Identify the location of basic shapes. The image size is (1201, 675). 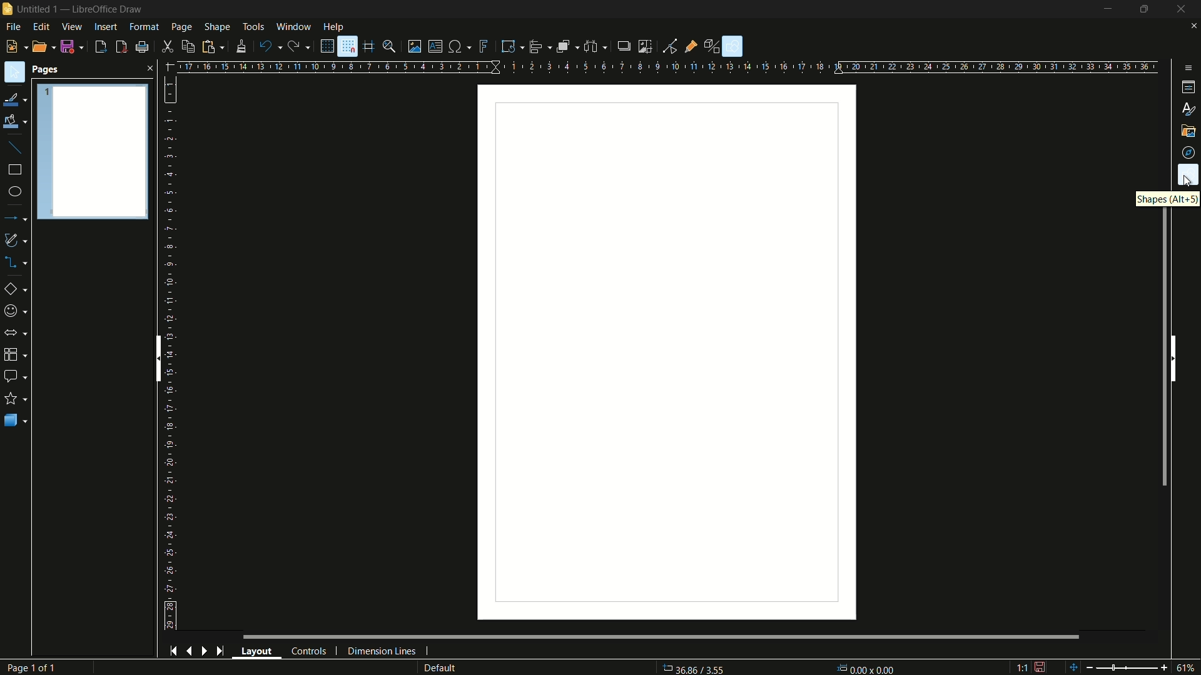
(19, 289).